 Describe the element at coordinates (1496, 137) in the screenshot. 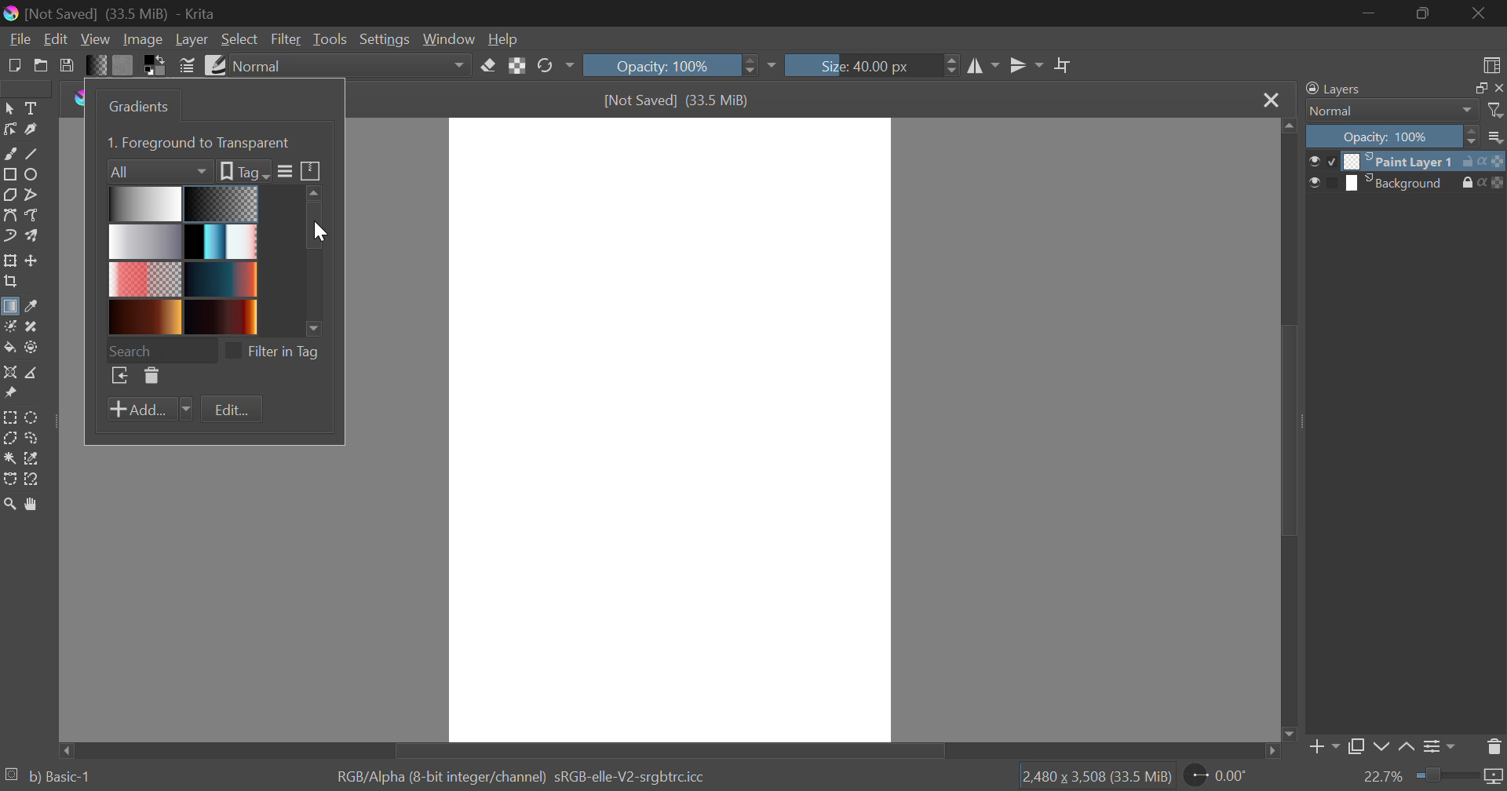

I see `more options` at that location.